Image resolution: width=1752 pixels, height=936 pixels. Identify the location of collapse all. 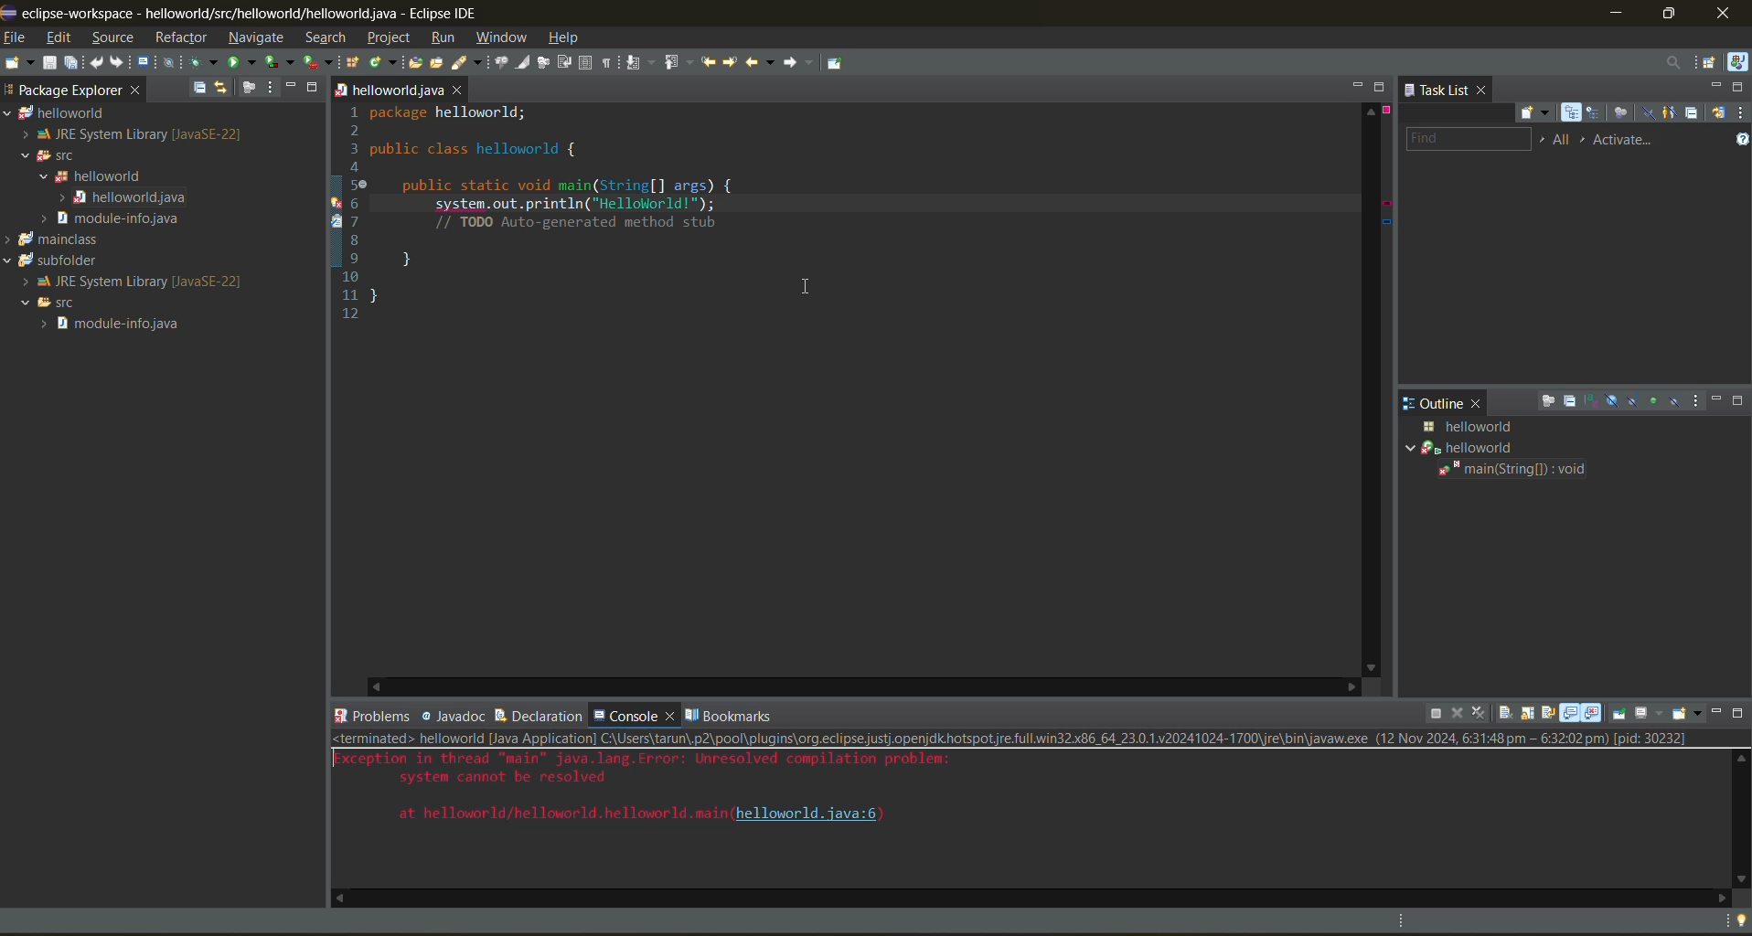
(1694, 114).